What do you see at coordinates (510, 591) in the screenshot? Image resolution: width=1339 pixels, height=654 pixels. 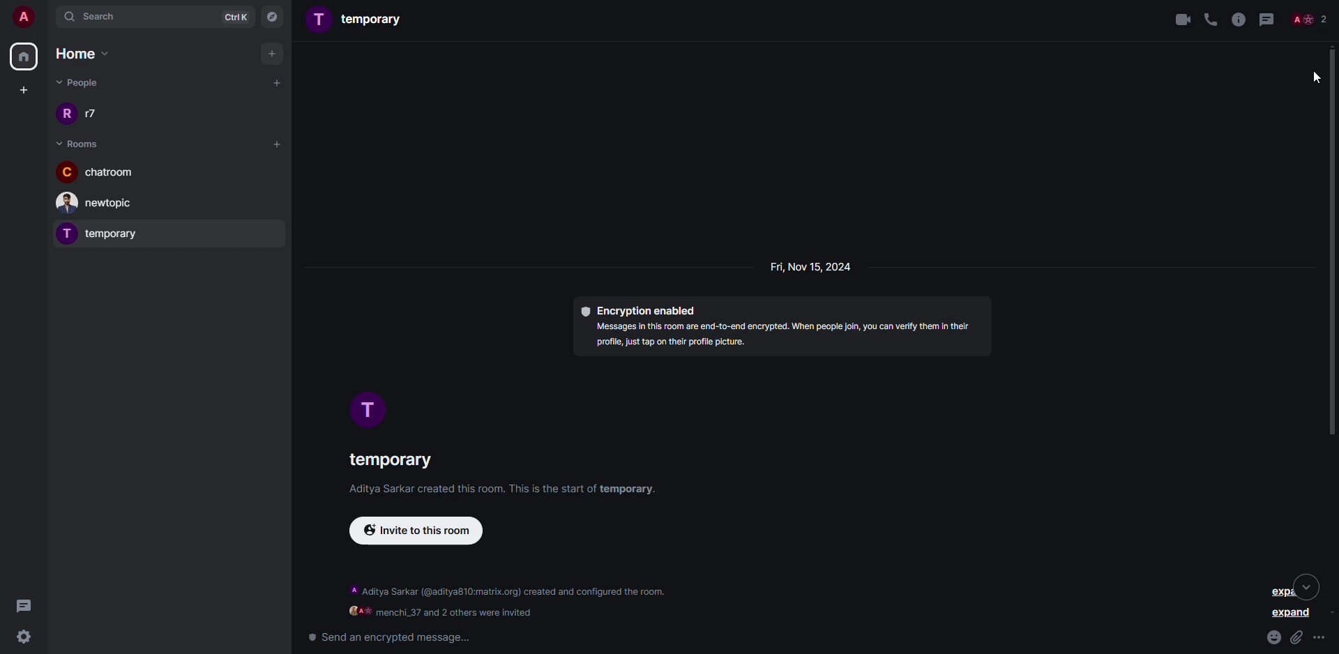 I see `Aditya Sarkar (@aditya810:matrix.org) created and configured this room.` at bounding box center [510, 591].